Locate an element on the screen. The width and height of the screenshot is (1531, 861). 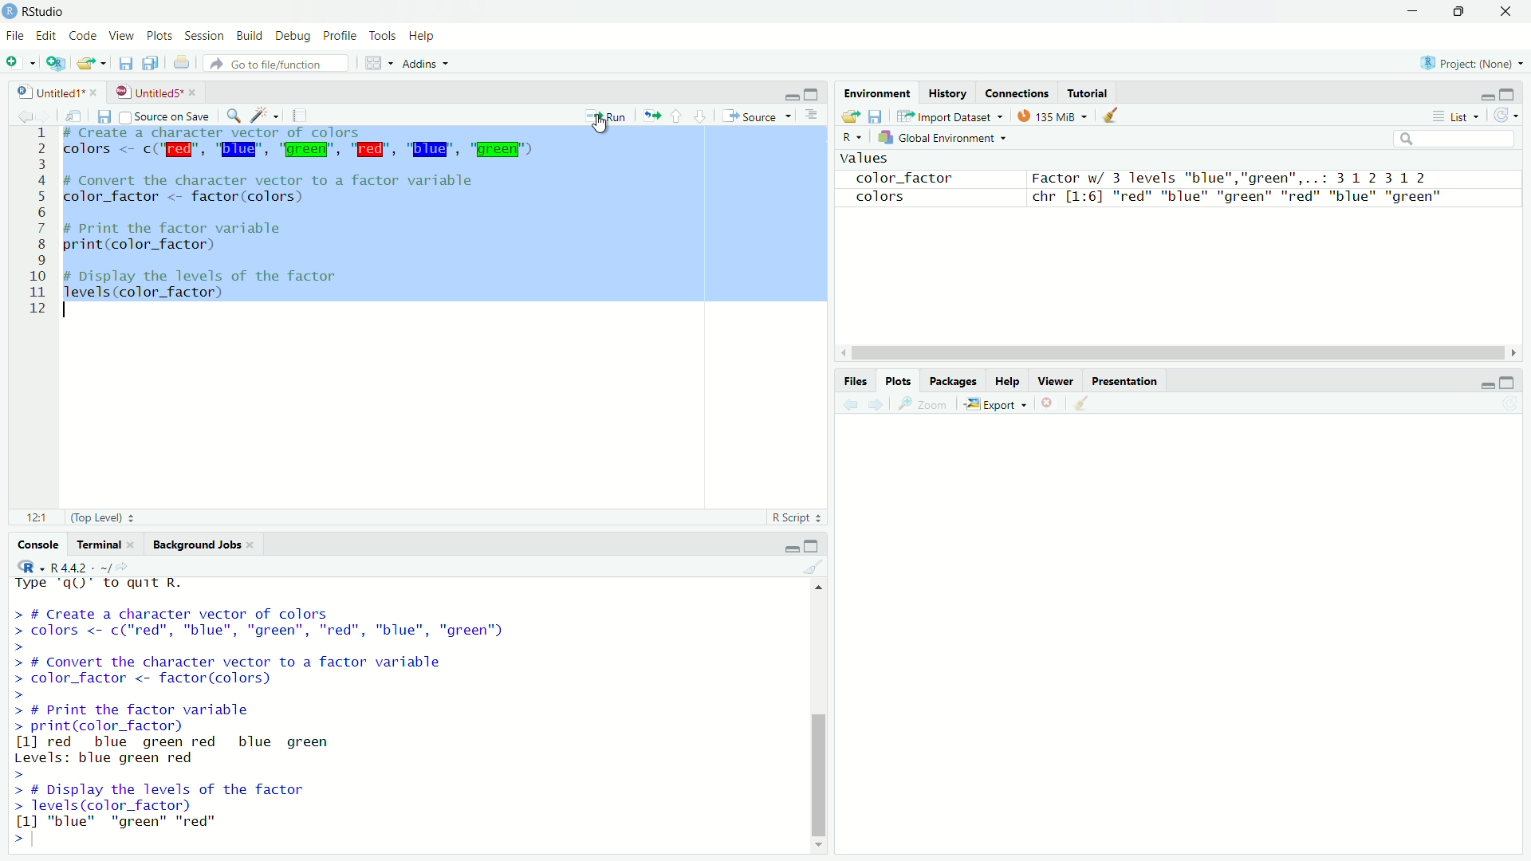
prompt cursor is located at coordinates (13, 843).